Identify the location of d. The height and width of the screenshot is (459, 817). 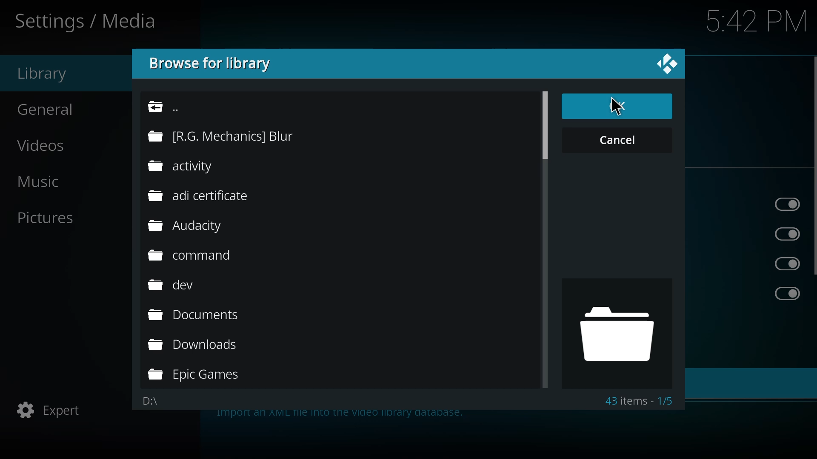
(149, 401).